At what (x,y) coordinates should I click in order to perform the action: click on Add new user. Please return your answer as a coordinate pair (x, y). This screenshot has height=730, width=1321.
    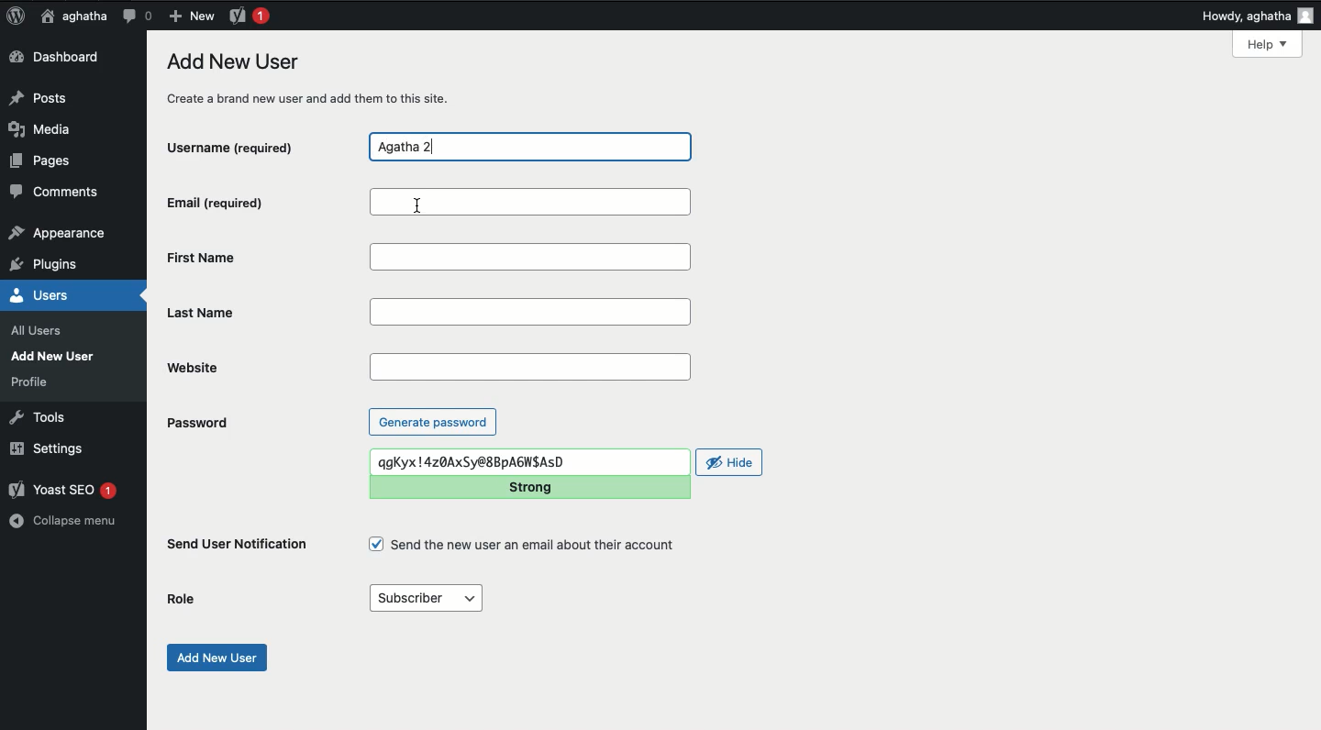
    Looking at the image, I should click on (215, 658).